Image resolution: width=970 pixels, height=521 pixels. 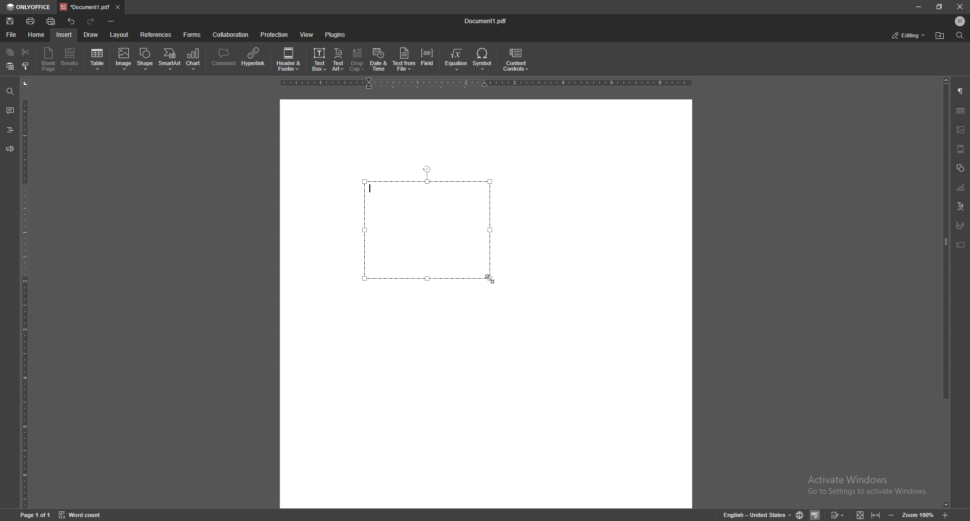 I want to click on vertical scale, so click(x=24, y=293).